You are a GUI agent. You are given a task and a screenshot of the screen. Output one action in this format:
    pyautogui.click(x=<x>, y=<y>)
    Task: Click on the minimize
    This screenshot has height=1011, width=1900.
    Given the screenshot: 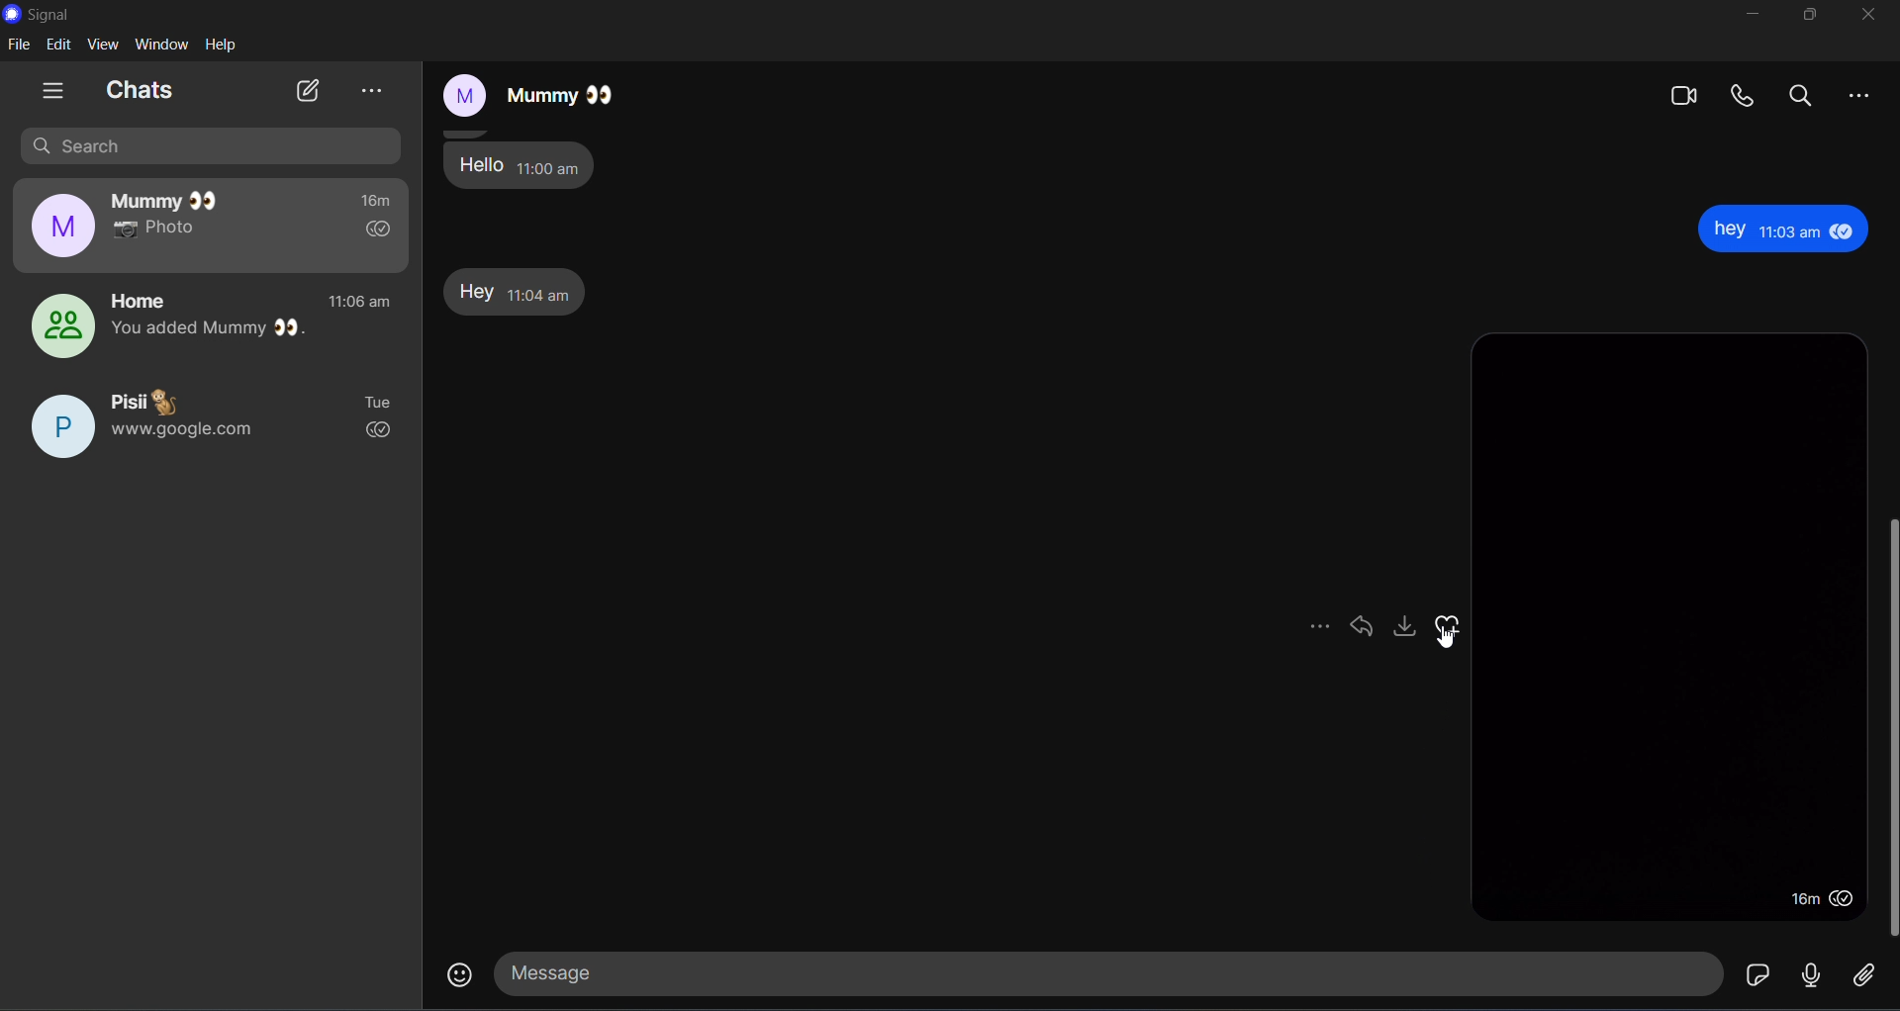 What is the action you would take?
    pyautogui.click(x=1754, y=16)
    